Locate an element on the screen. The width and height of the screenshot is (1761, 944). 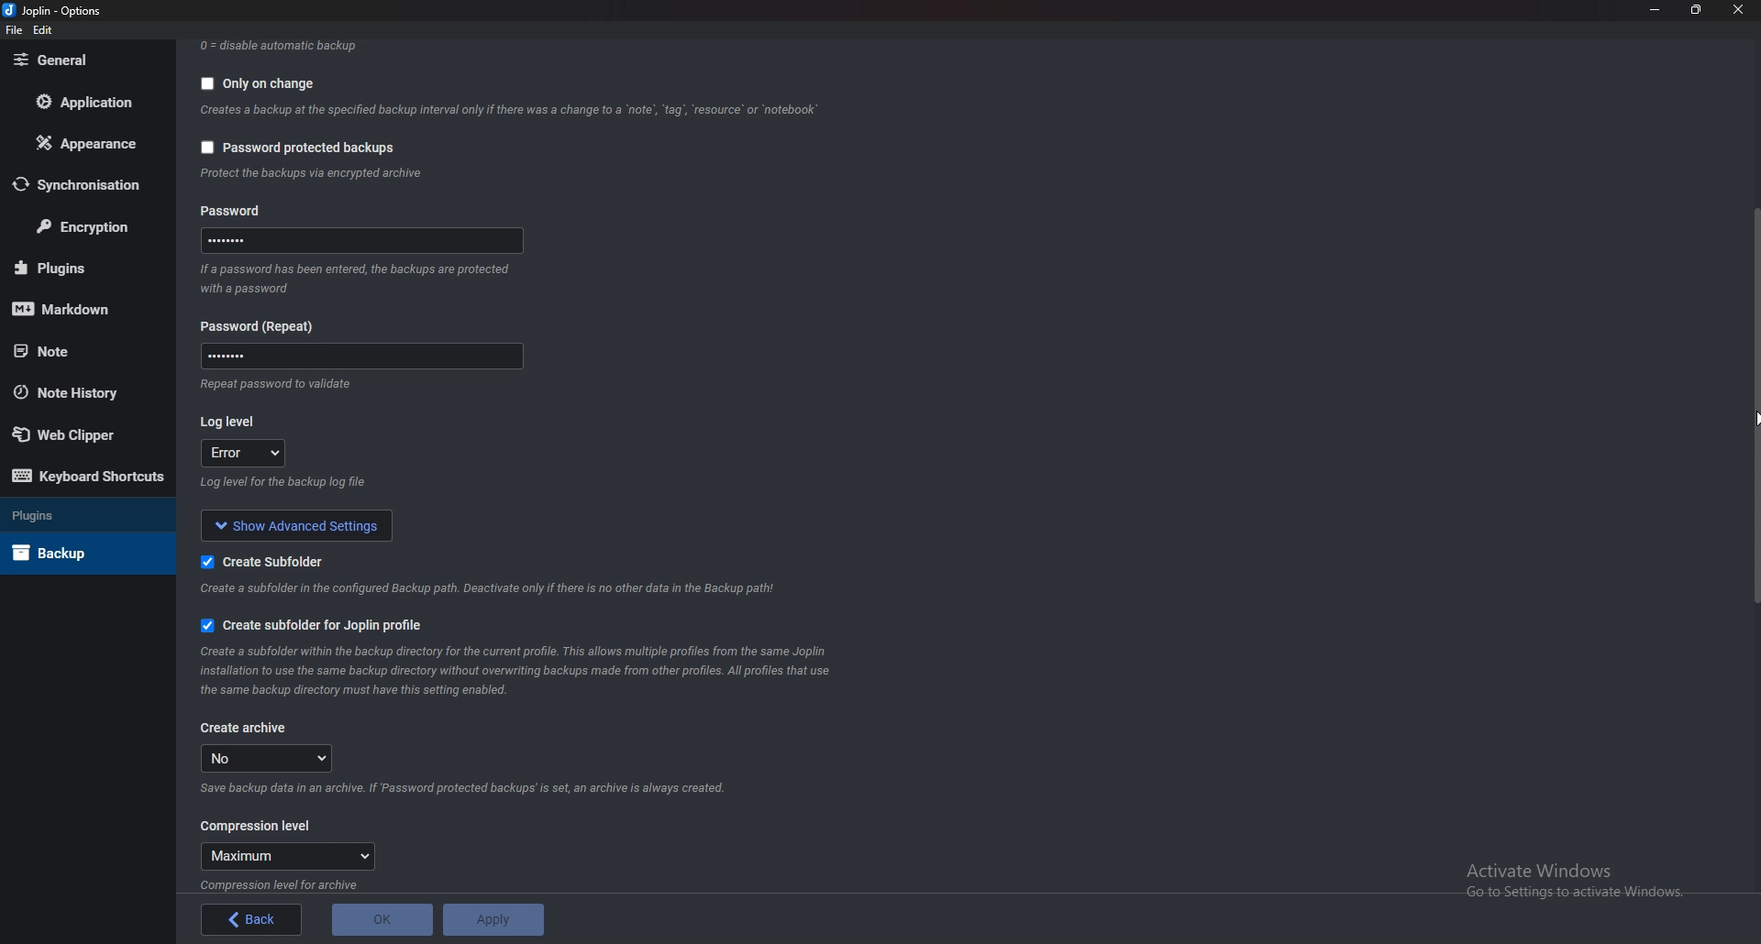
edit is located at coordinates (46, 30).